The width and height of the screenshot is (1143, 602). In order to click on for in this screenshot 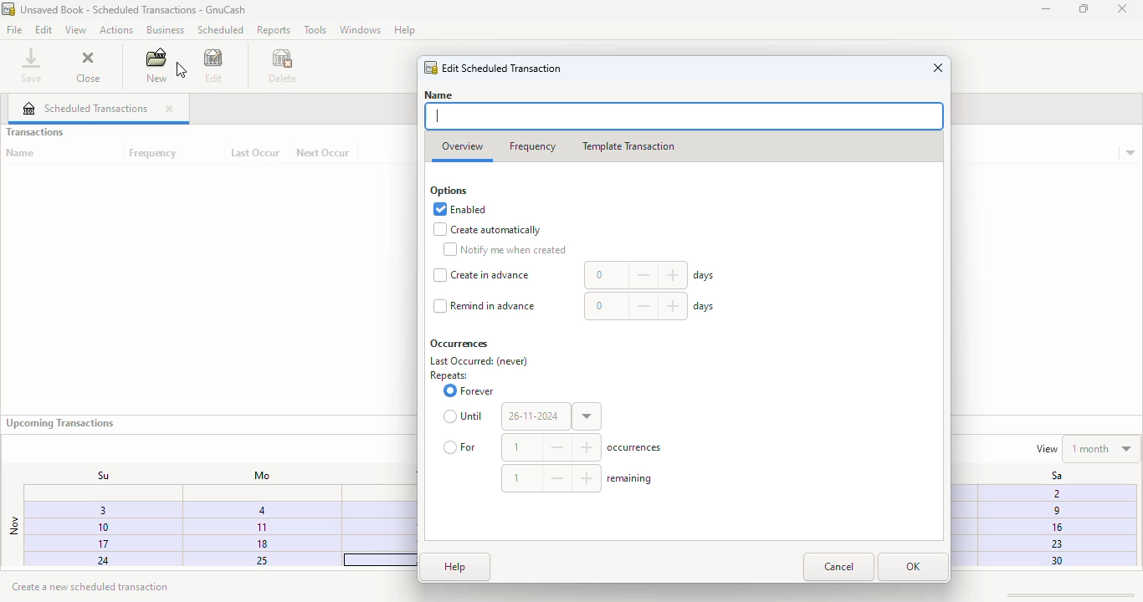, I will do `click(461, 446)`.